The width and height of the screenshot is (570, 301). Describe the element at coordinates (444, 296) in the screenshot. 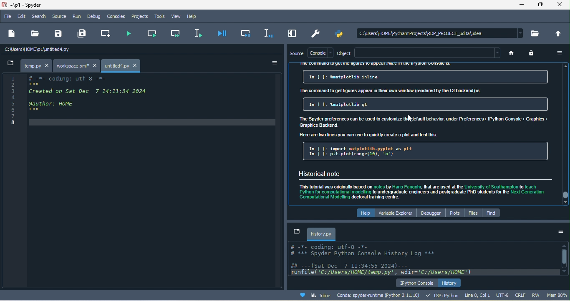

I see `lsp python` at that location.